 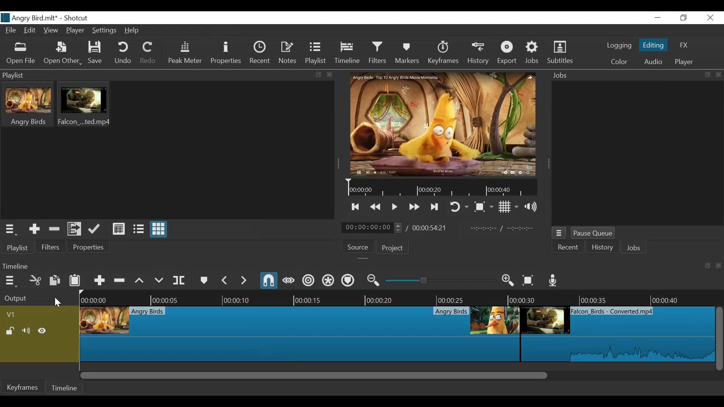 What do you see at coordinates (29, 18) in the screenshot?
I see `Project Name` at bounding box center [29, 18].